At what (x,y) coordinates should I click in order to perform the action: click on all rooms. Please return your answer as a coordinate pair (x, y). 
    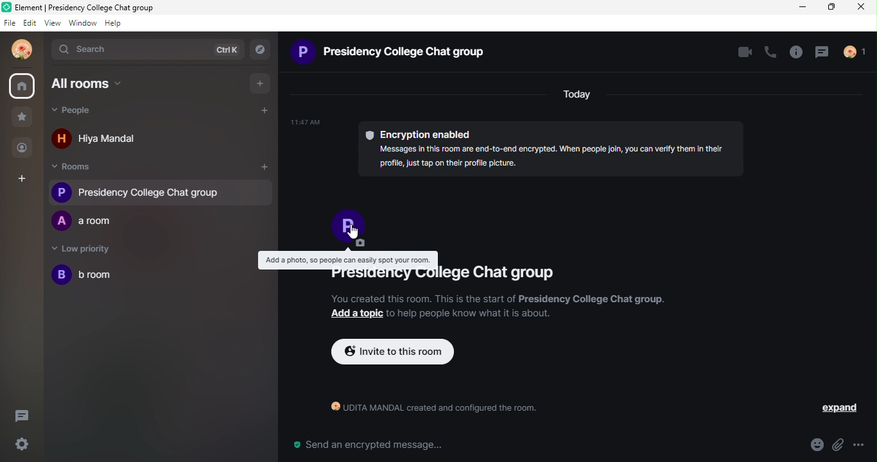
    Looking at the image, I should click on (92, 88).